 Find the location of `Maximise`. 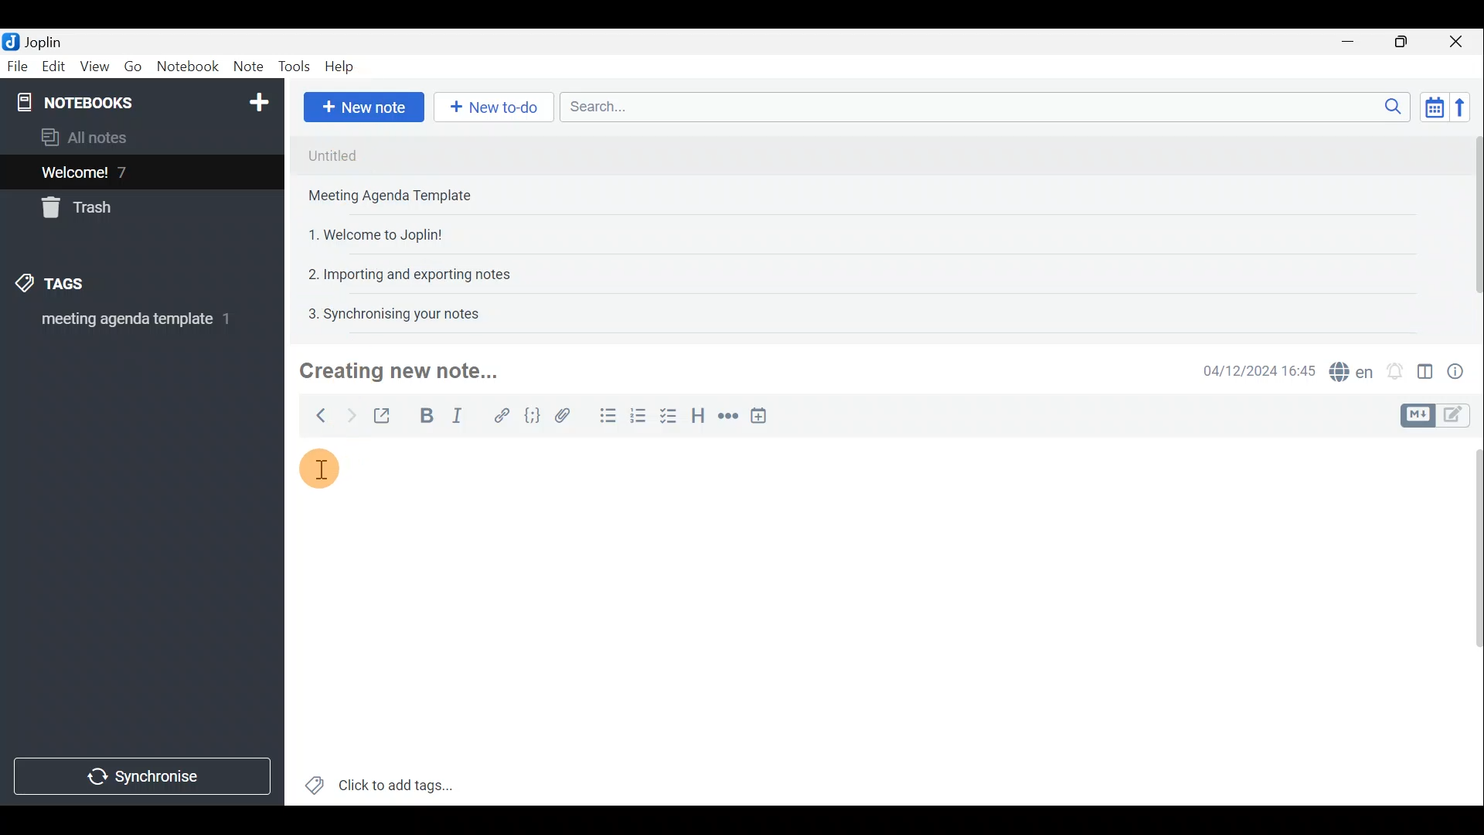

Maximise is located at coordinates (1407, 42).